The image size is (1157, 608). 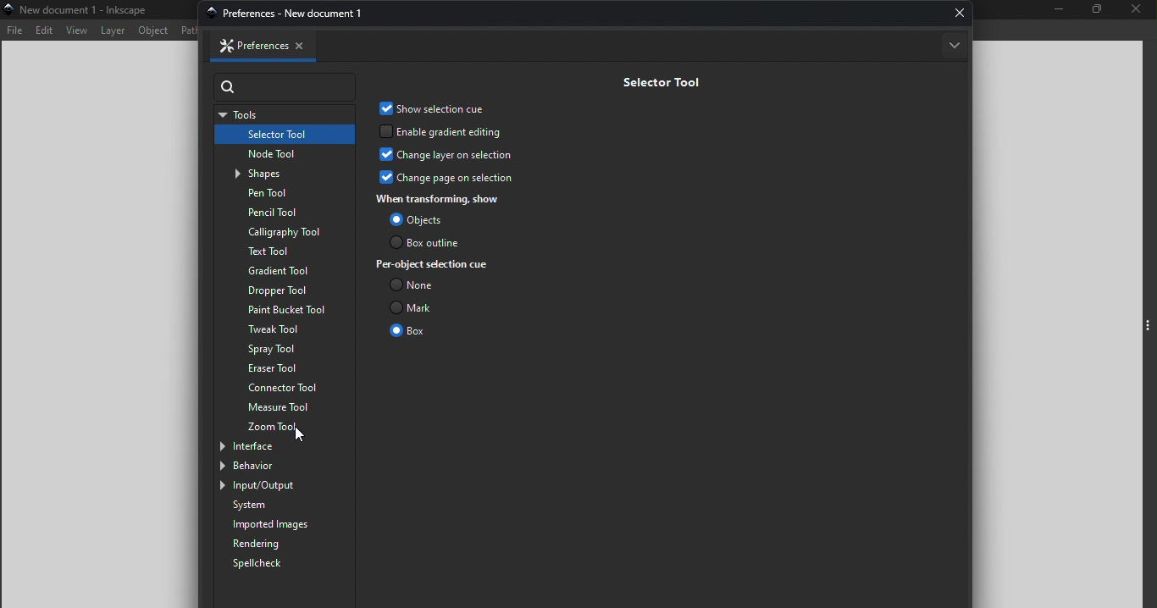 What do you see at coordinates (43, 30) in the screenshot?
I see `Edit` at bounding box center [43, 30].